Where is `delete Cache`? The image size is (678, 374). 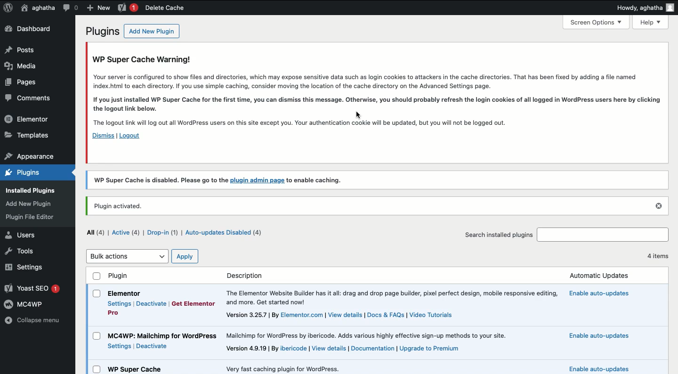 delete Cache is located at coordinates (171, 8).